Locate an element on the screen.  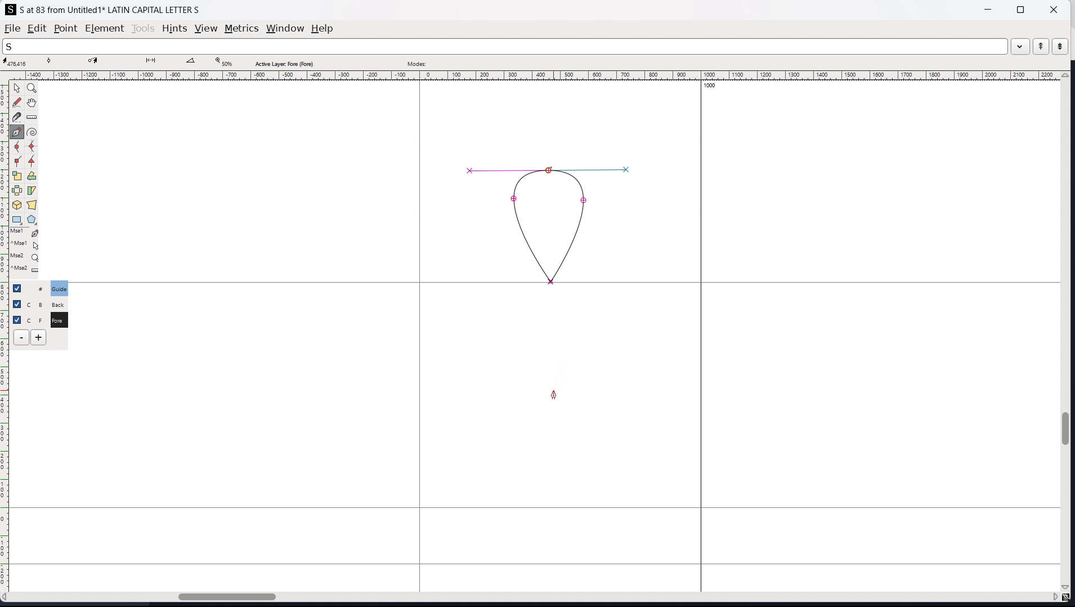
file is located at coordinates (12, 28).